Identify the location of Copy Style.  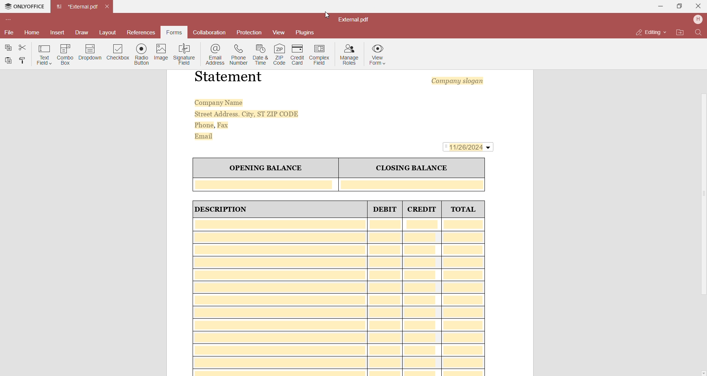
(23, 60).